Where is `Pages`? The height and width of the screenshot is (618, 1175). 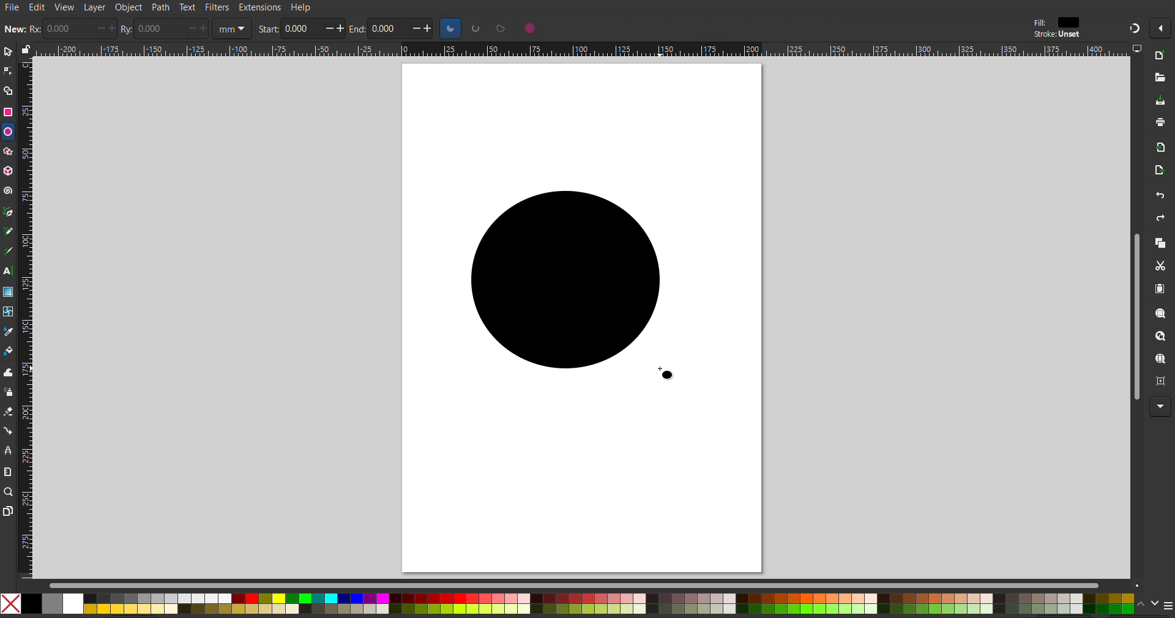
Pages is located at coordinates (8, 509).